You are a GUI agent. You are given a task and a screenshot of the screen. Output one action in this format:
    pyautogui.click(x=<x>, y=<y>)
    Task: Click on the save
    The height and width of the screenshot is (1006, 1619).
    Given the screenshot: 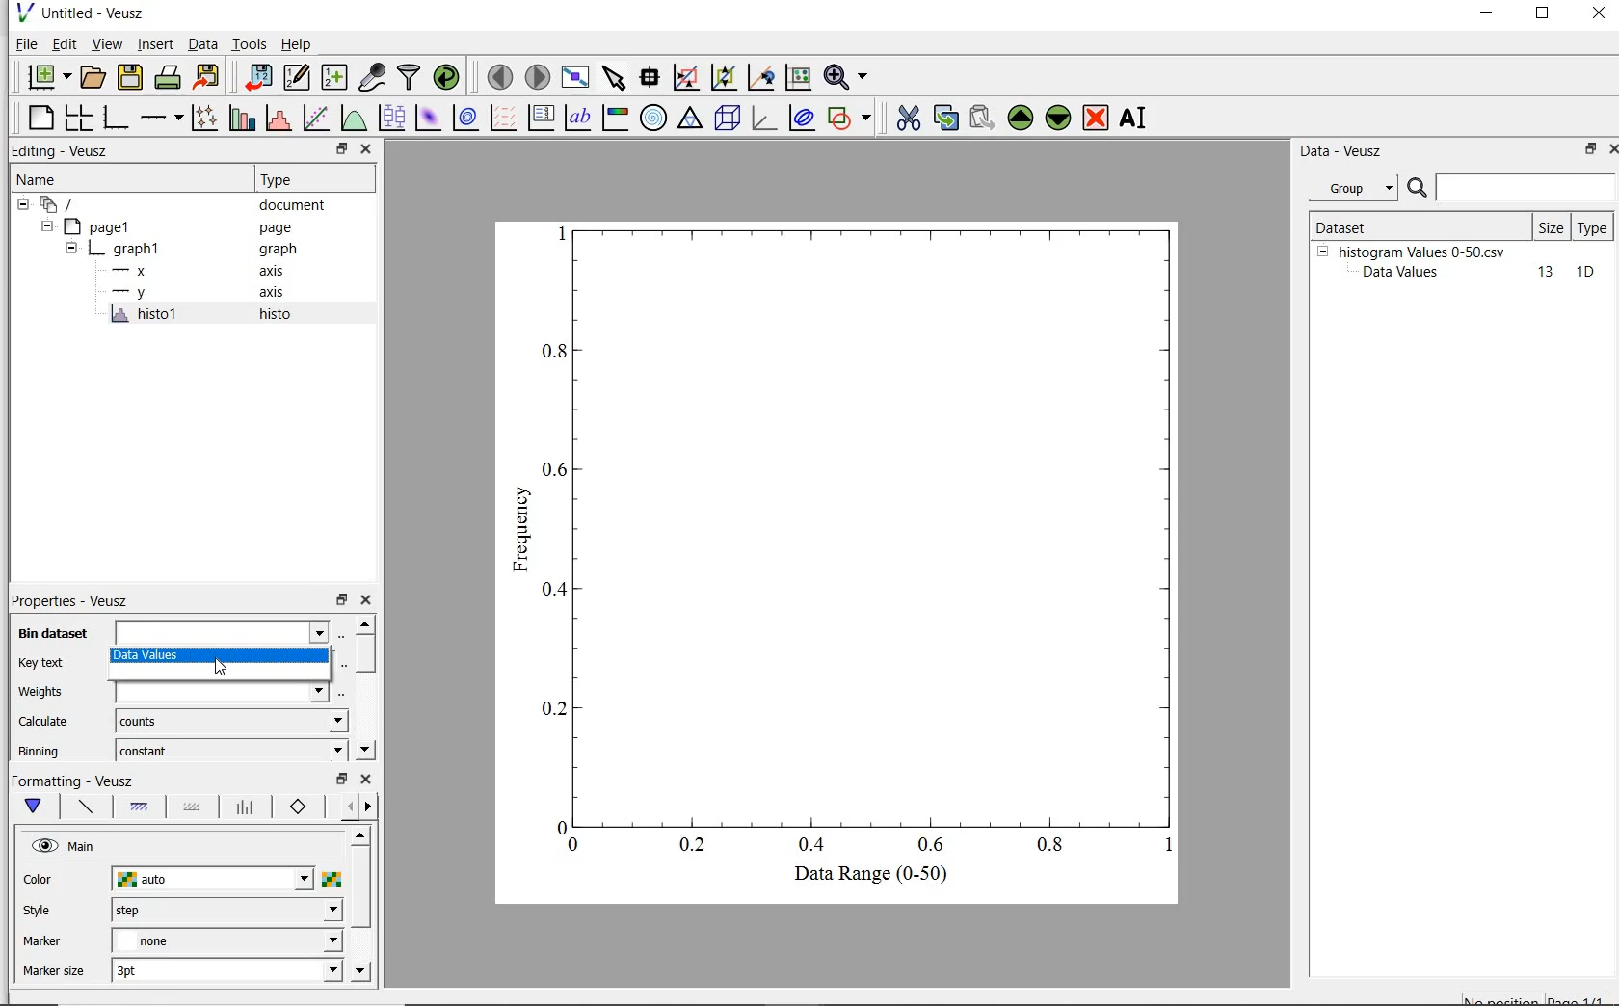 What is the action you would take?
    pyautogui.click(x=131, y=75)
    